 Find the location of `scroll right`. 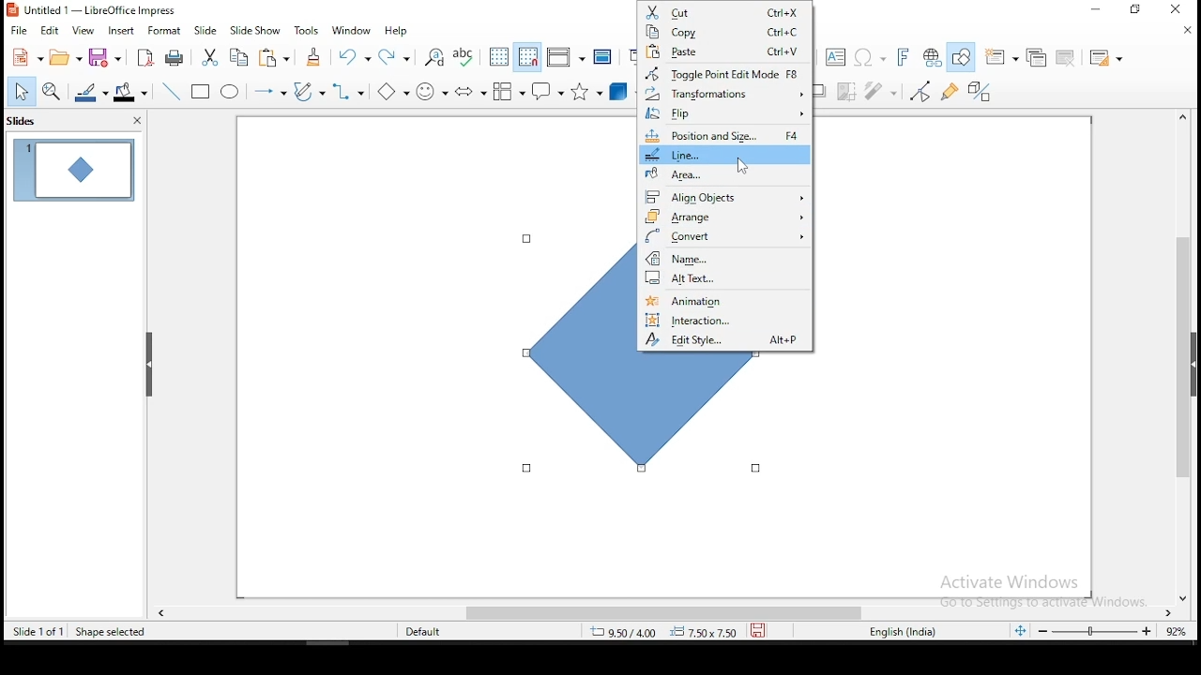

scroll right is located at coordinates (161, 610).